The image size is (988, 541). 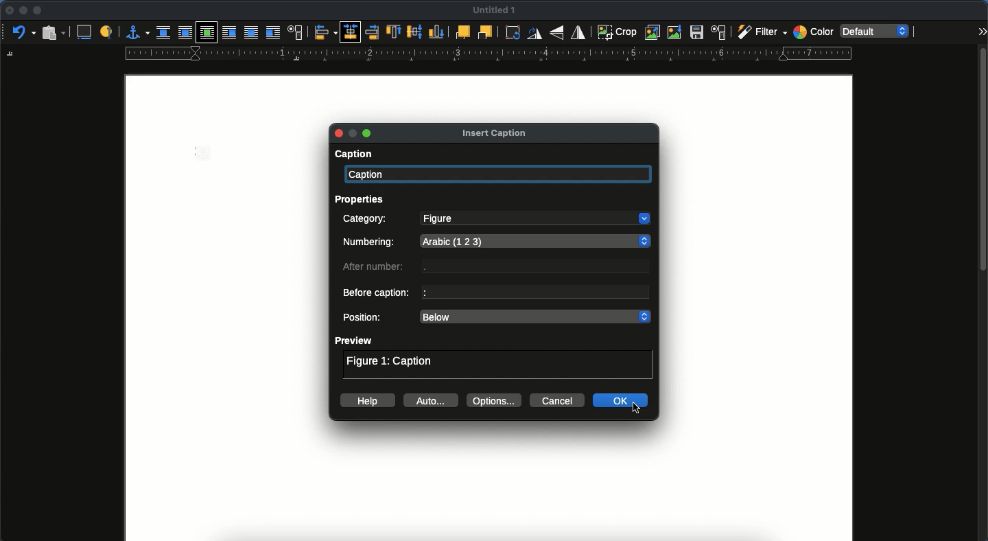 I want to click on flip horizontally , so click(x=578, y=32).